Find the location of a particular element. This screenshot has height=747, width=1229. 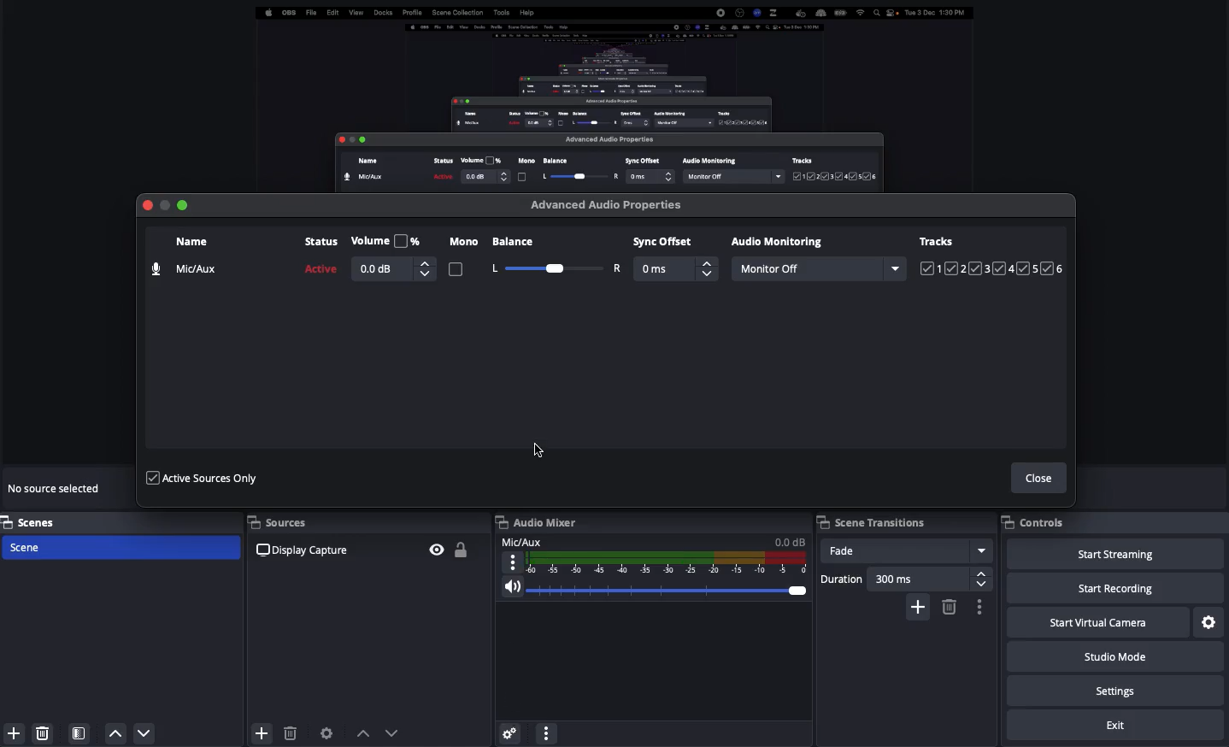

Close is located at coordinates (1042, 479).